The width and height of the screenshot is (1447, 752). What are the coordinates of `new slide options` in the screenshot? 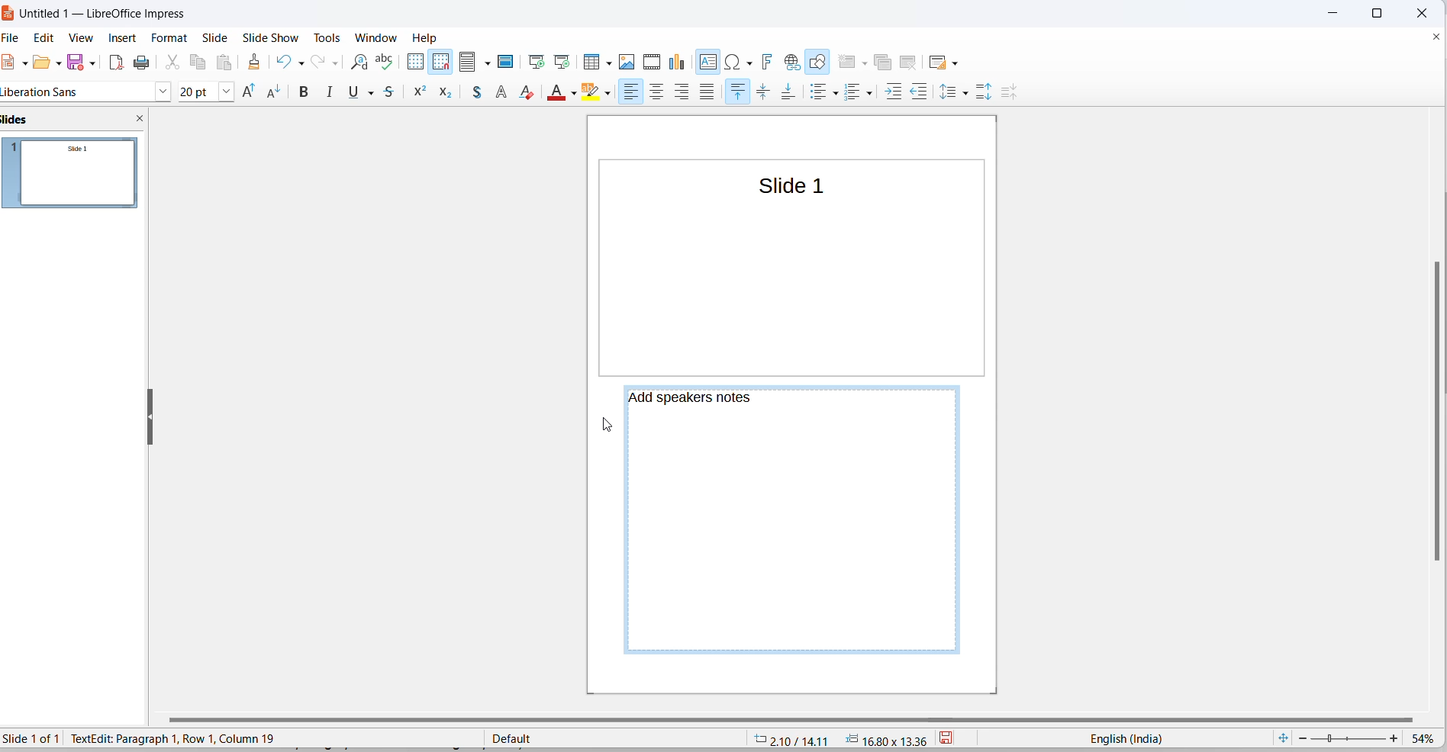 It's located at (863, 63).